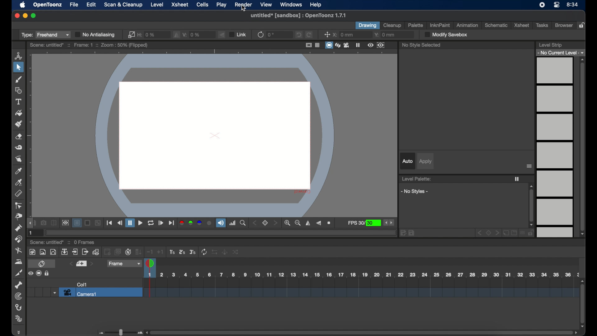  I want to click on scroll box, so click(583, 303).